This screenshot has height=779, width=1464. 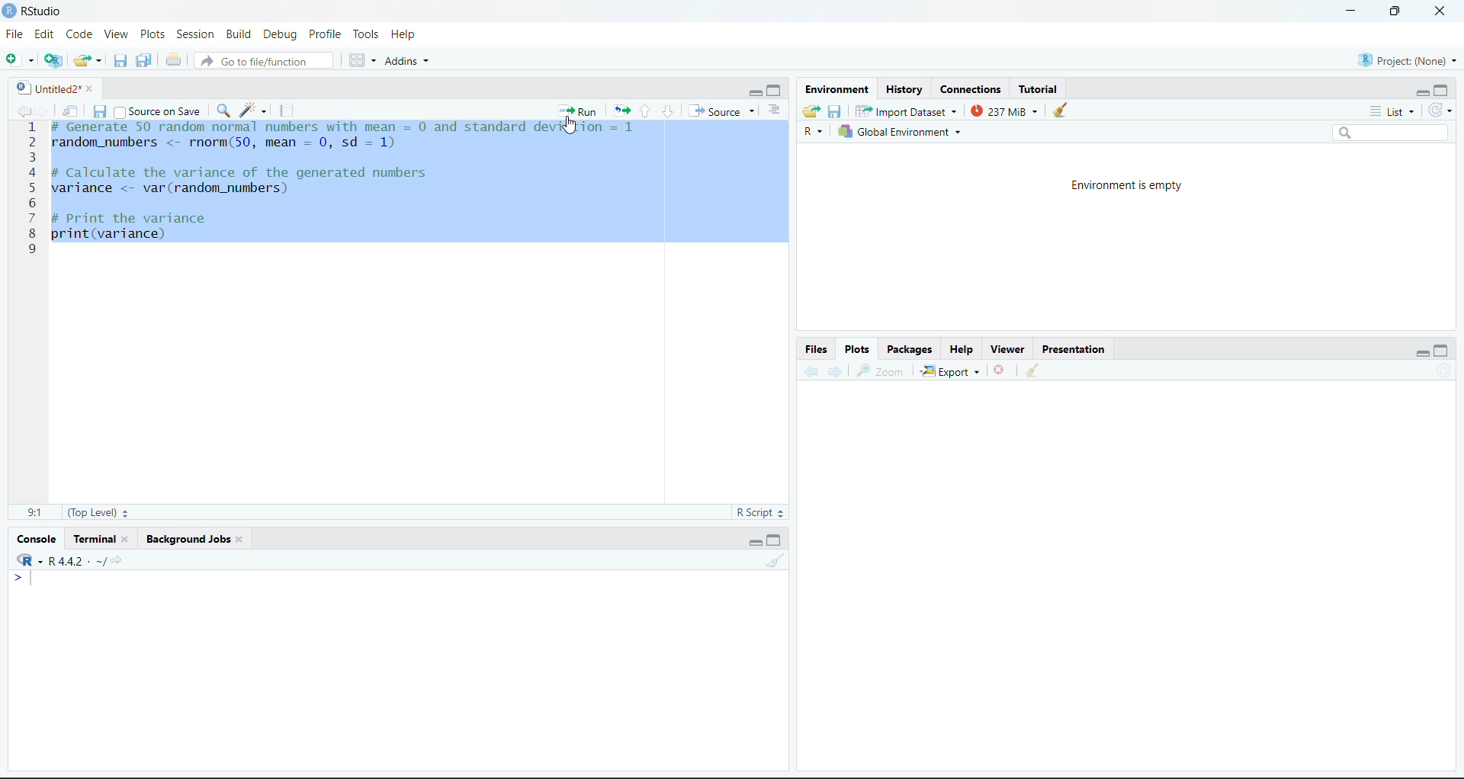 What do you see at coordinates (578, 111) in the screenshot?
I see `run` at bounding box center [578, 111].